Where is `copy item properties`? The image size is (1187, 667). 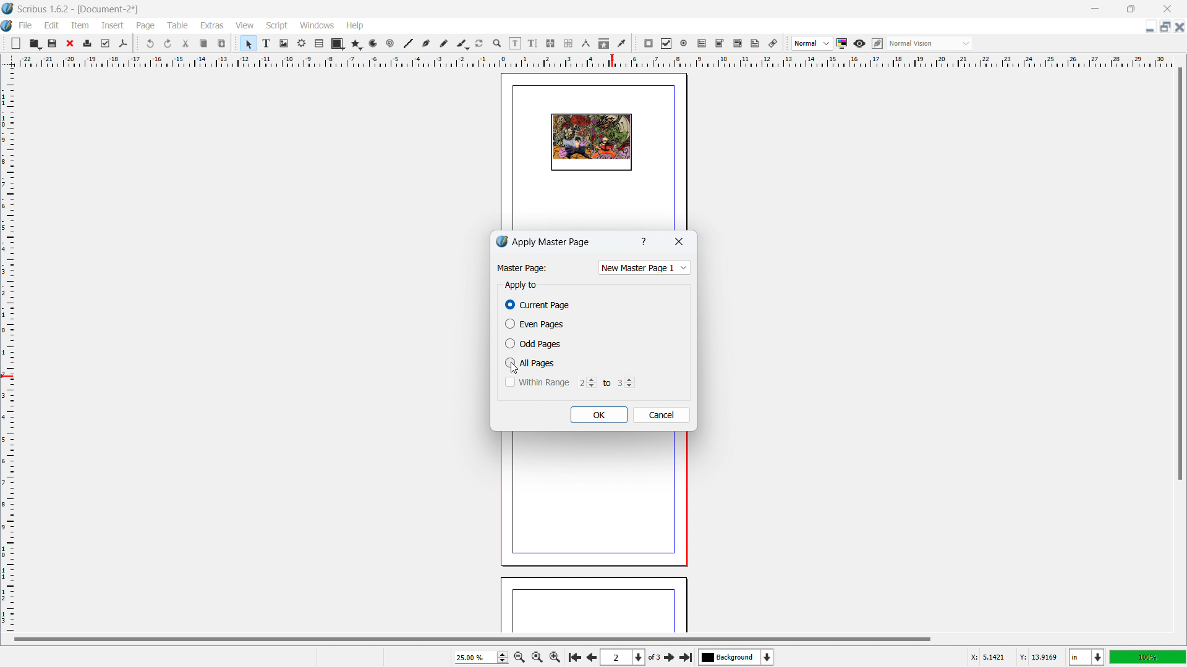 copy item properties is located at coordinates (604, 43).